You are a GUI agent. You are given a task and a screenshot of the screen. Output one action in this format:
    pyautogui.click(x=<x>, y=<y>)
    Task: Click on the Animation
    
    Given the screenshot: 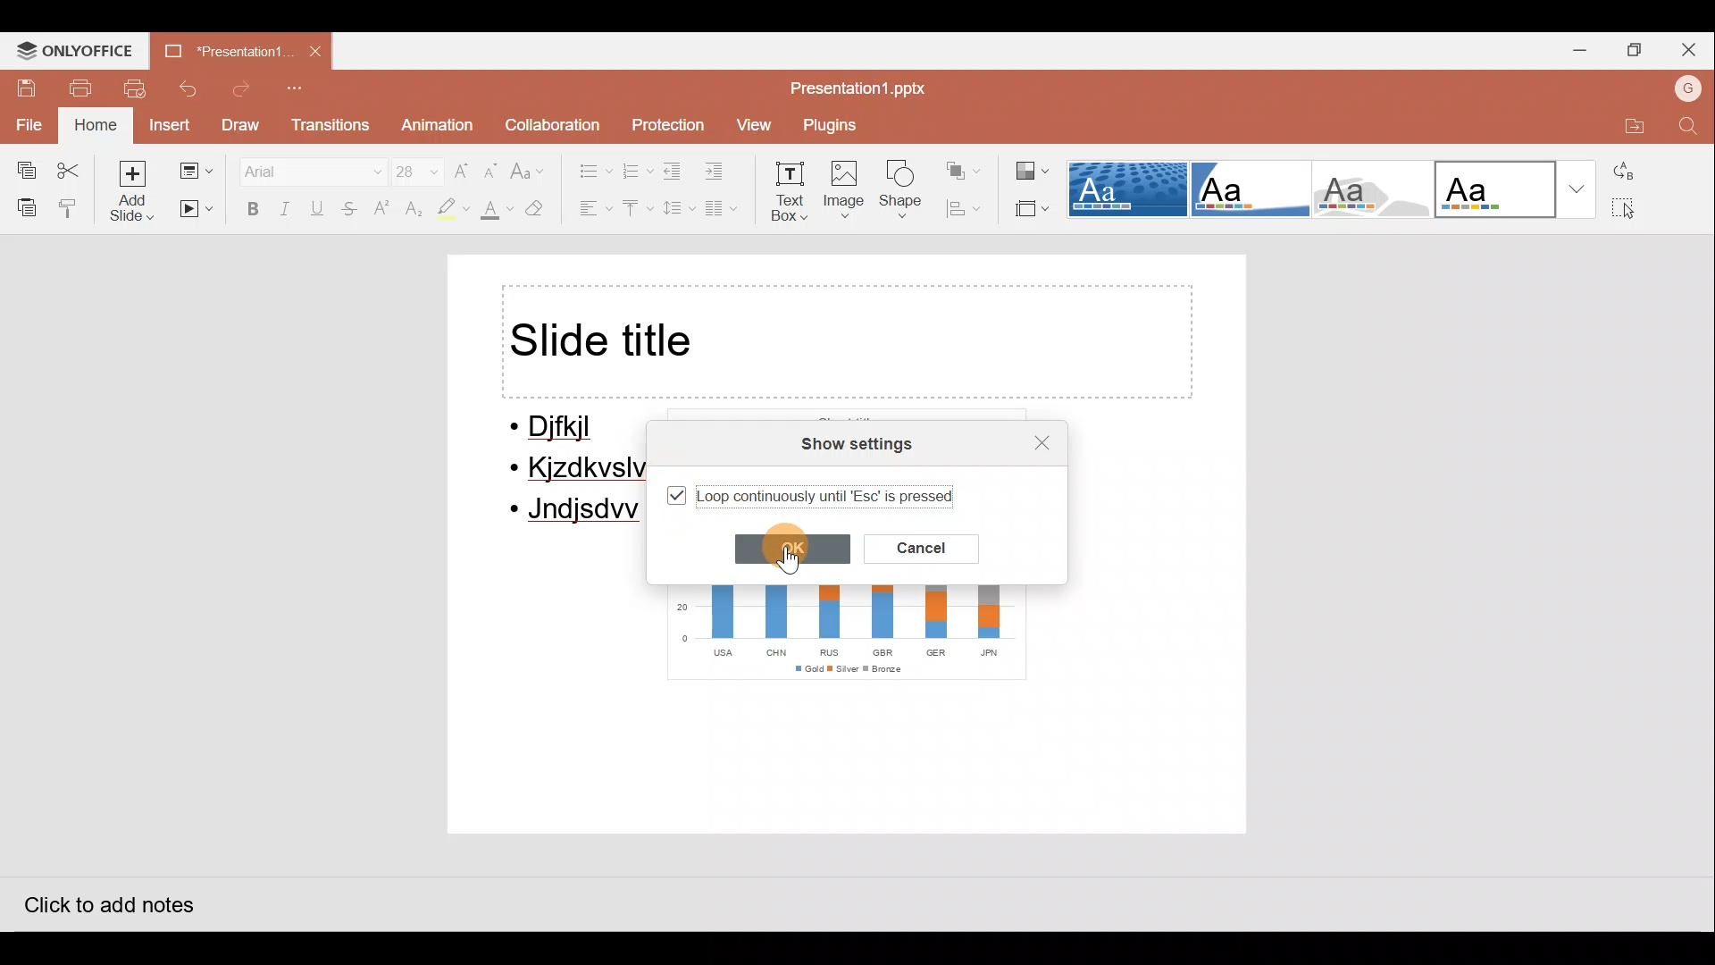 What is the action you would take?
    pyautogui.click(x=432, y=125)
    